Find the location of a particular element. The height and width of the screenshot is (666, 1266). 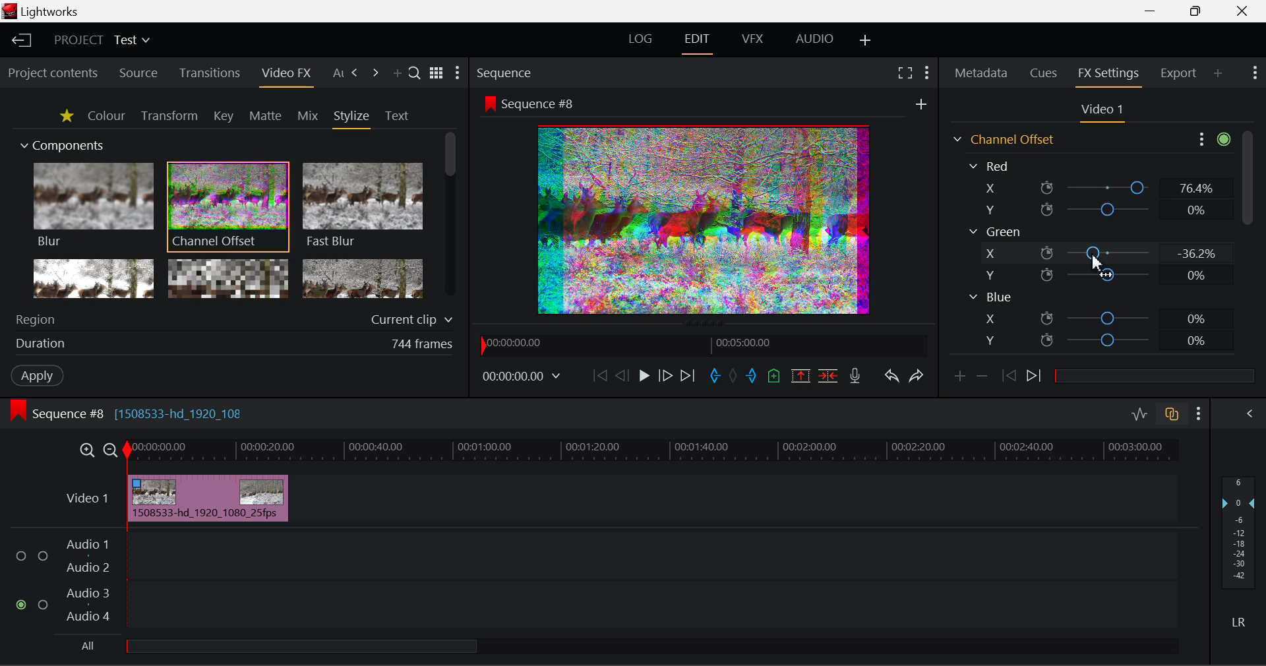

Edit Layout Open is located at coordinates (697, 44).